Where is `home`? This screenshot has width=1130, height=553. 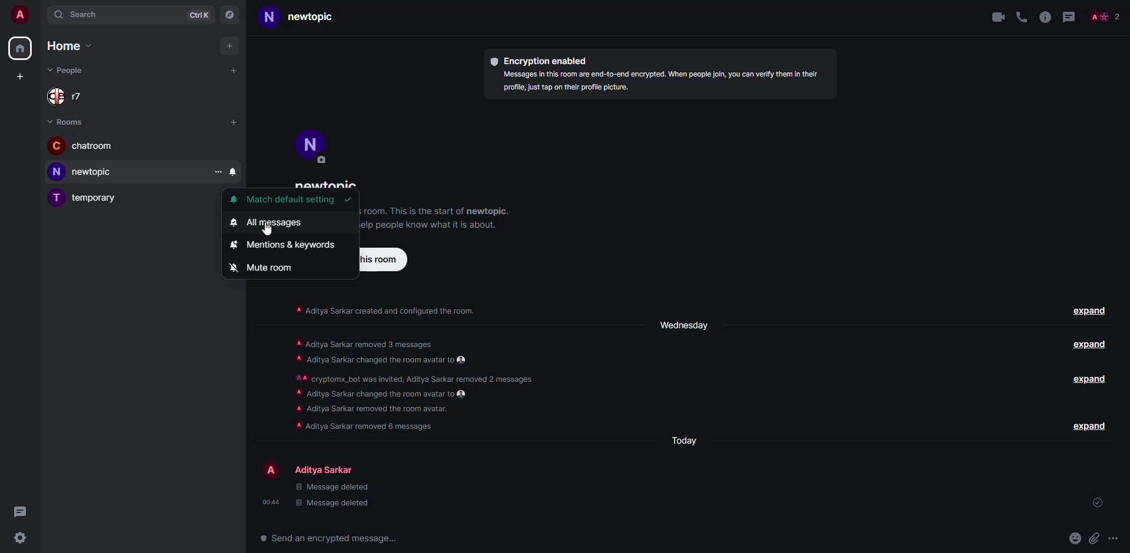
home is located at coordinates (69, 45).